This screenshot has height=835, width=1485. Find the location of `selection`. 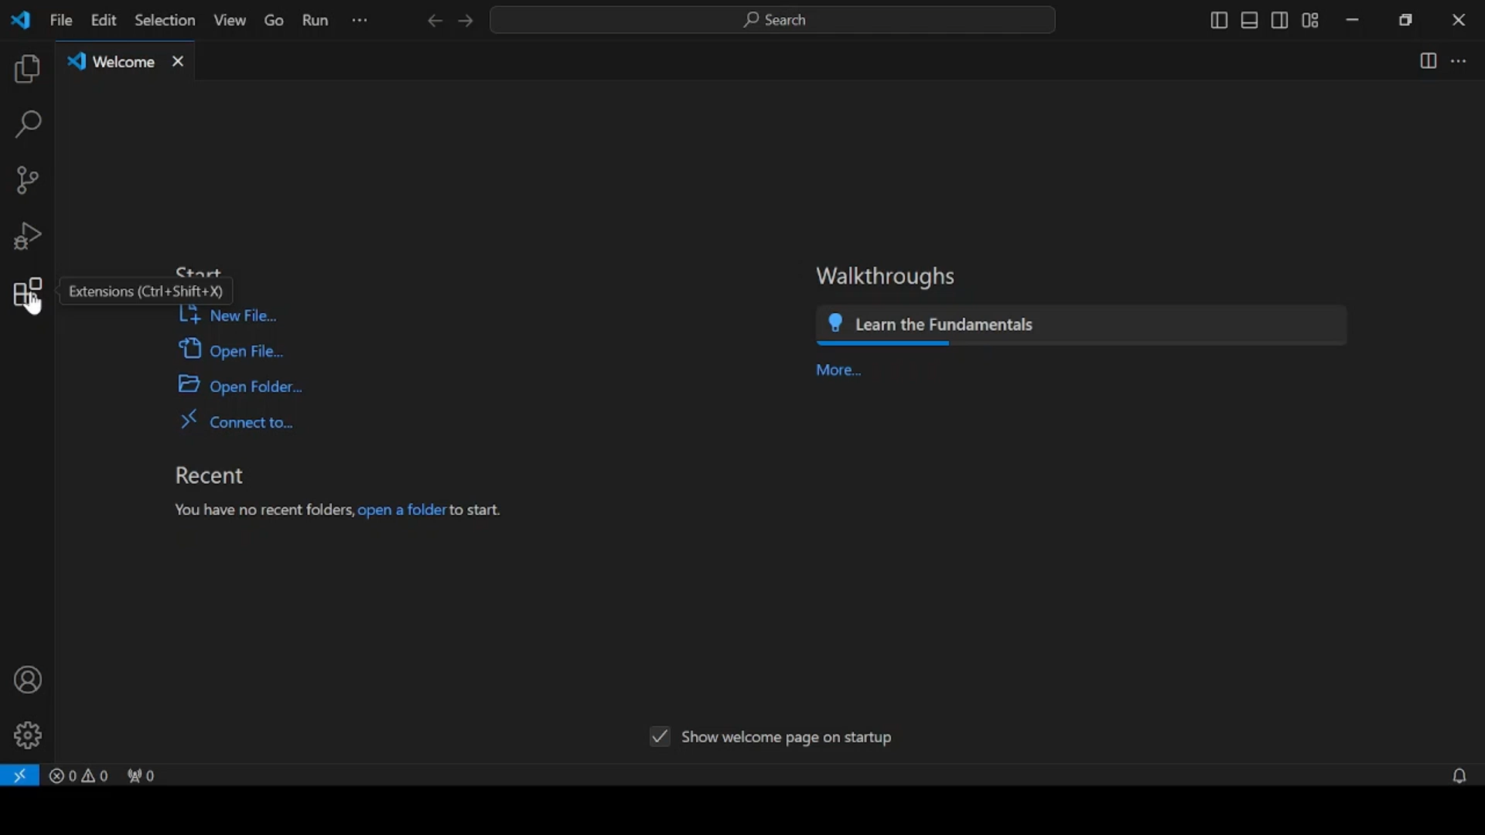

selection is located at coordinates (163, 19).